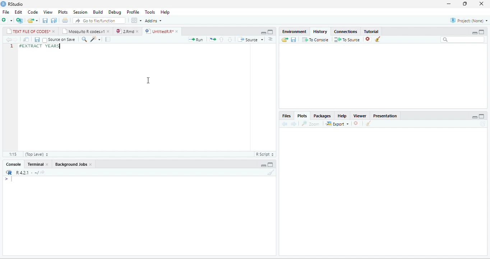 This screenshot has width=490, height=259. Describe the element at coordinates (54, 31) in the screenshot. I see `close` at that location.